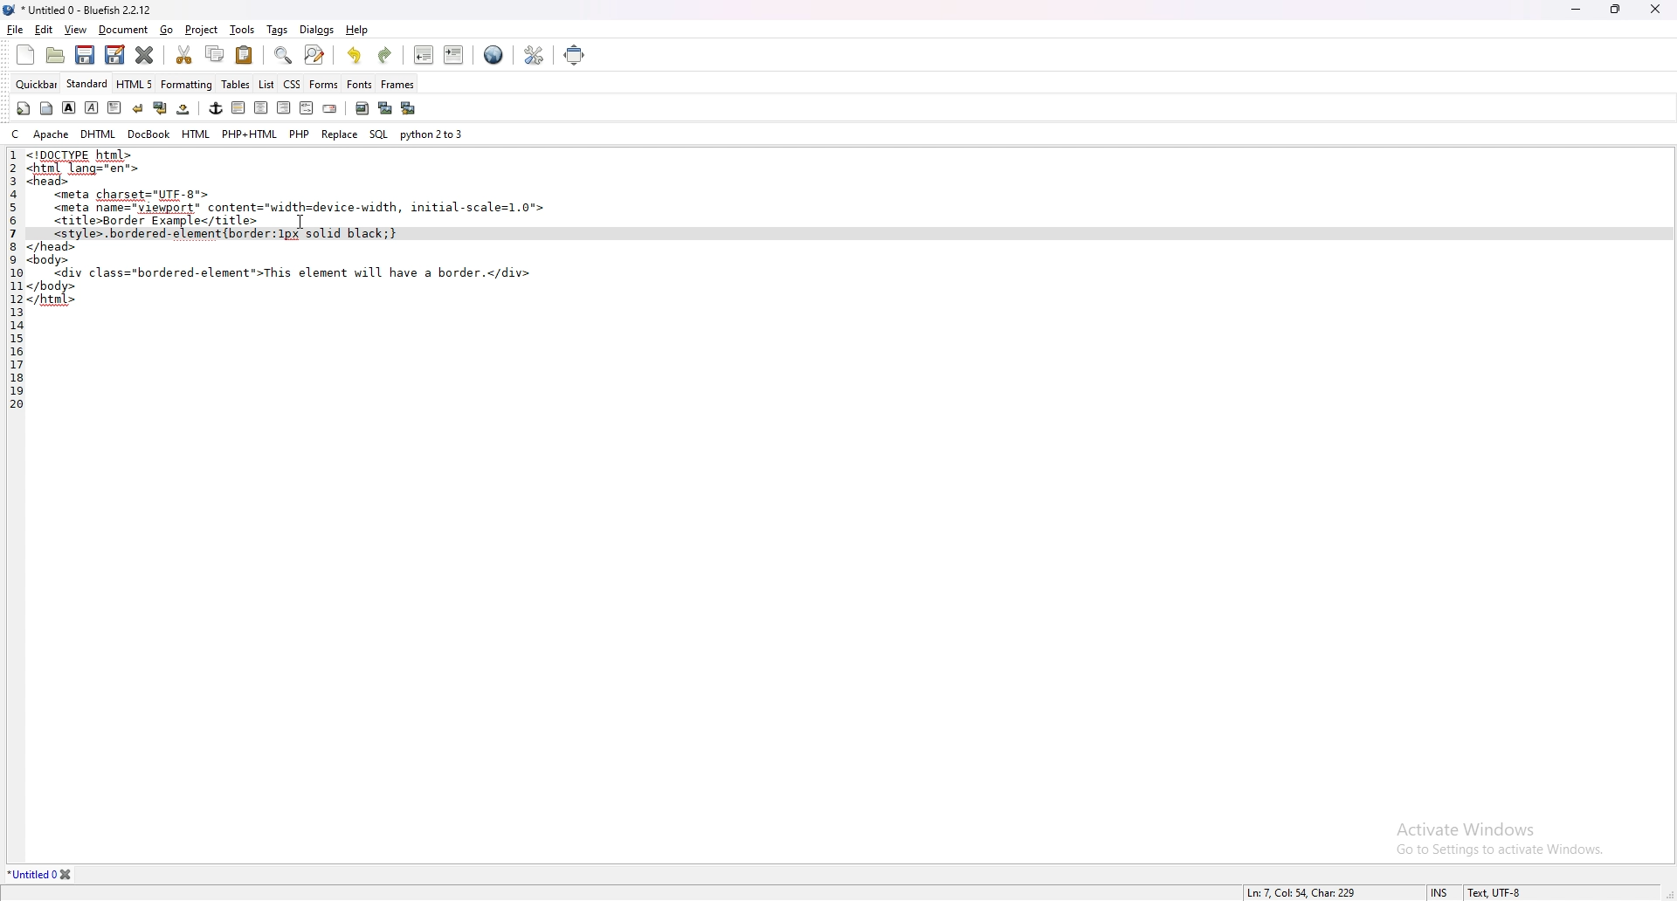 This screenshot has width=1677, height=901. What do you see at coordinates (385, 108) in the screenshot?
I see `insert thumbnail` at bounding box center [385, 108].